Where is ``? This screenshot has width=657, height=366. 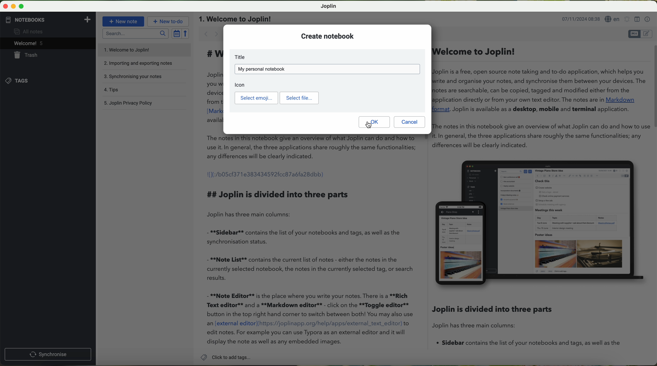
 is located at coordinates (176, 34).